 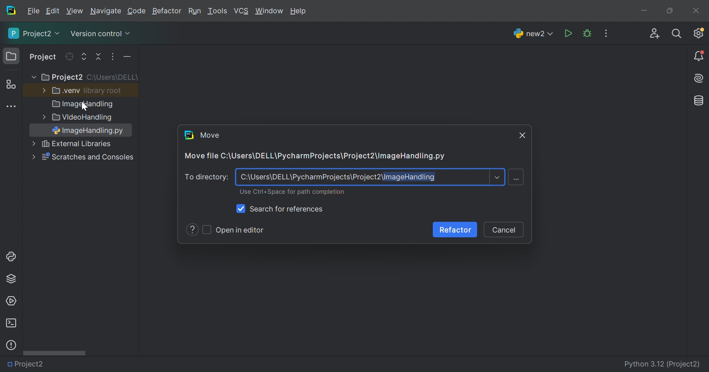 What do you see at coordinates (498, 178) in the screenshot?
I see `Drop down` at bounding box center [498, 178].